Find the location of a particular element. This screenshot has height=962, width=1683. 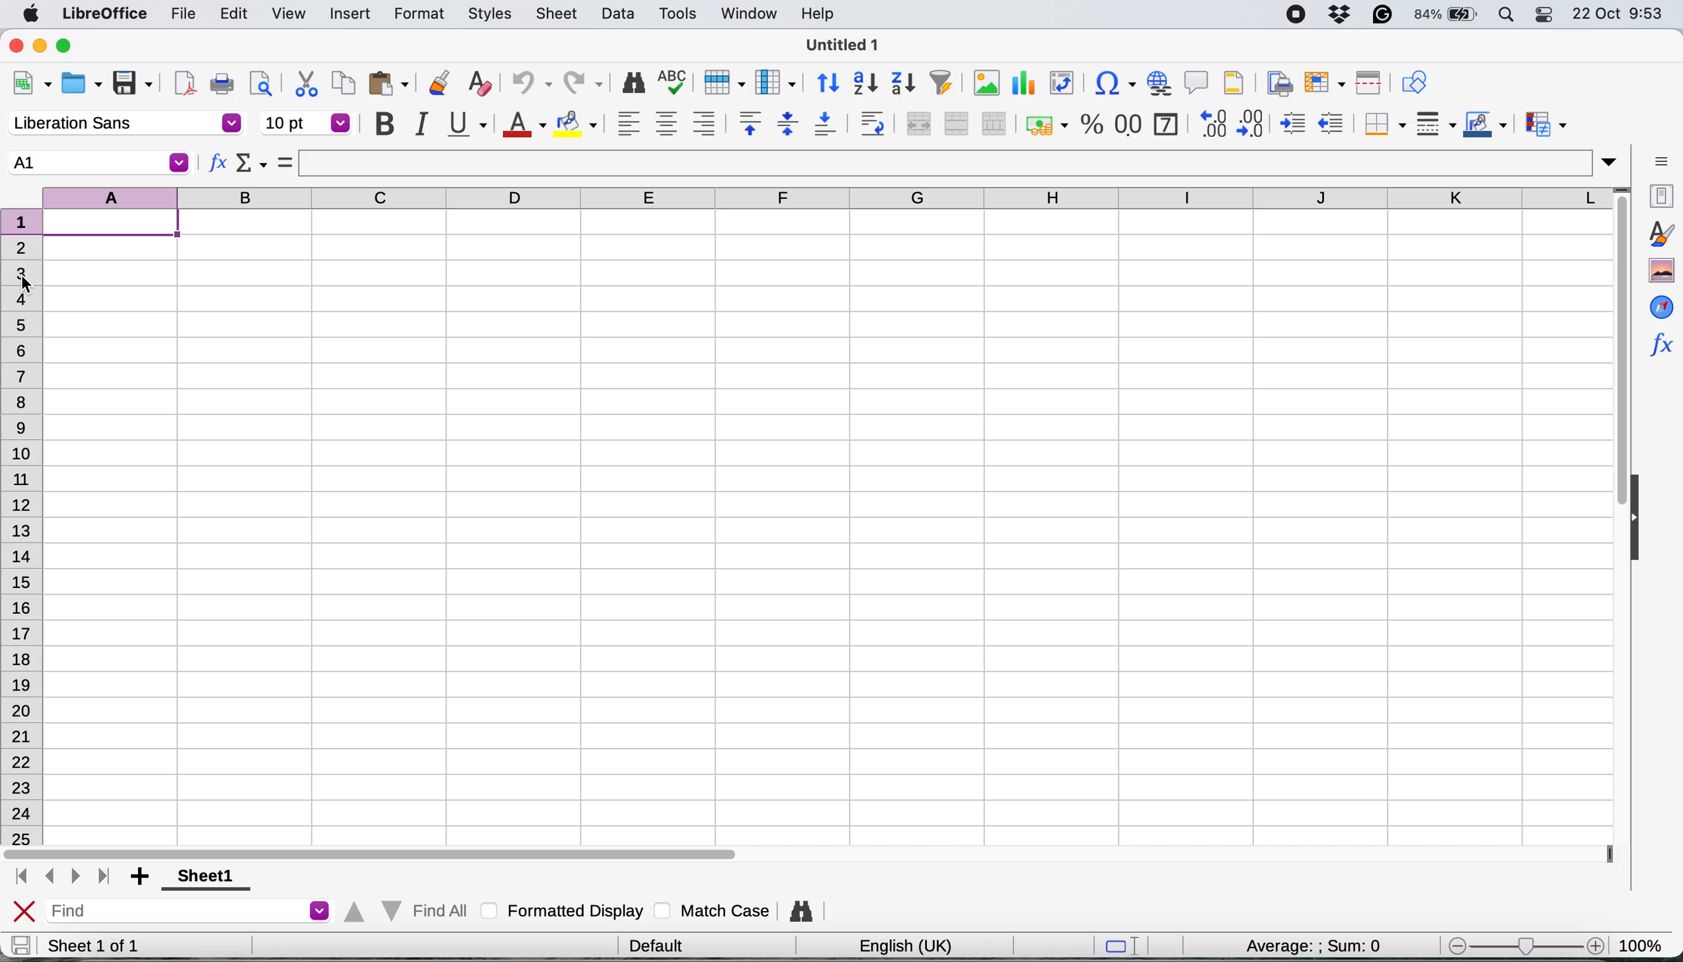

sheet 1 is located at coordinates (201, 877).